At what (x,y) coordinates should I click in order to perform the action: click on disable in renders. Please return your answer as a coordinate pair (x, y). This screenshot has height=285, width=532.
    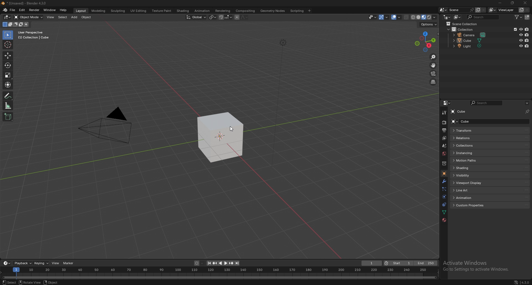
    Looking at the image, I should click on (528, 35).